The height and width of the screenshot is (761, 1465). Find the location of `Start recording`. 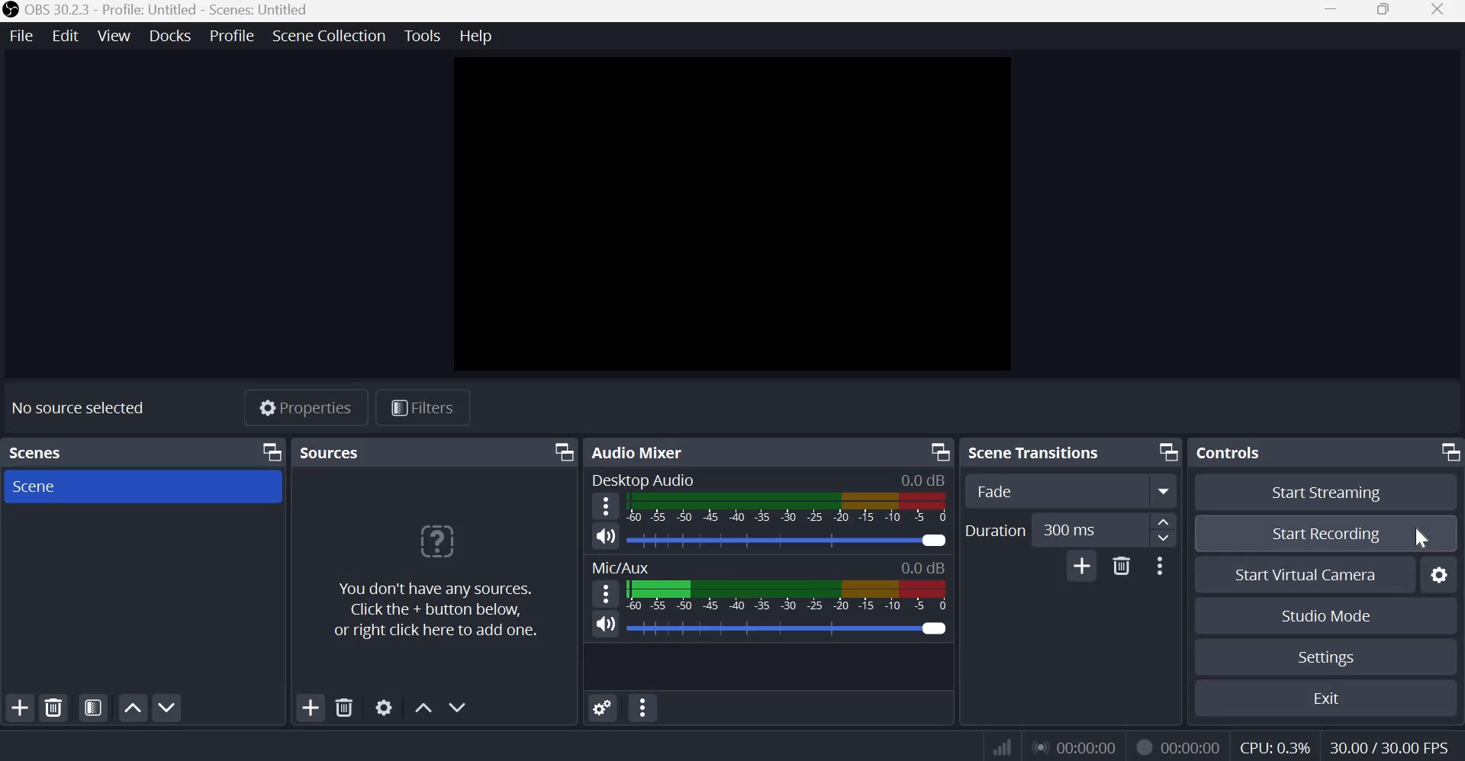

Start recording is located at coordinates (1326, 536).